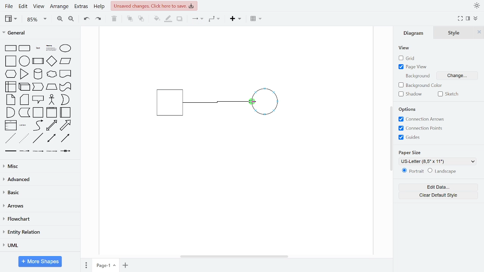  Describe the element at coordinates (11, 87) in the screenshot. I see `internal storage` at that location.